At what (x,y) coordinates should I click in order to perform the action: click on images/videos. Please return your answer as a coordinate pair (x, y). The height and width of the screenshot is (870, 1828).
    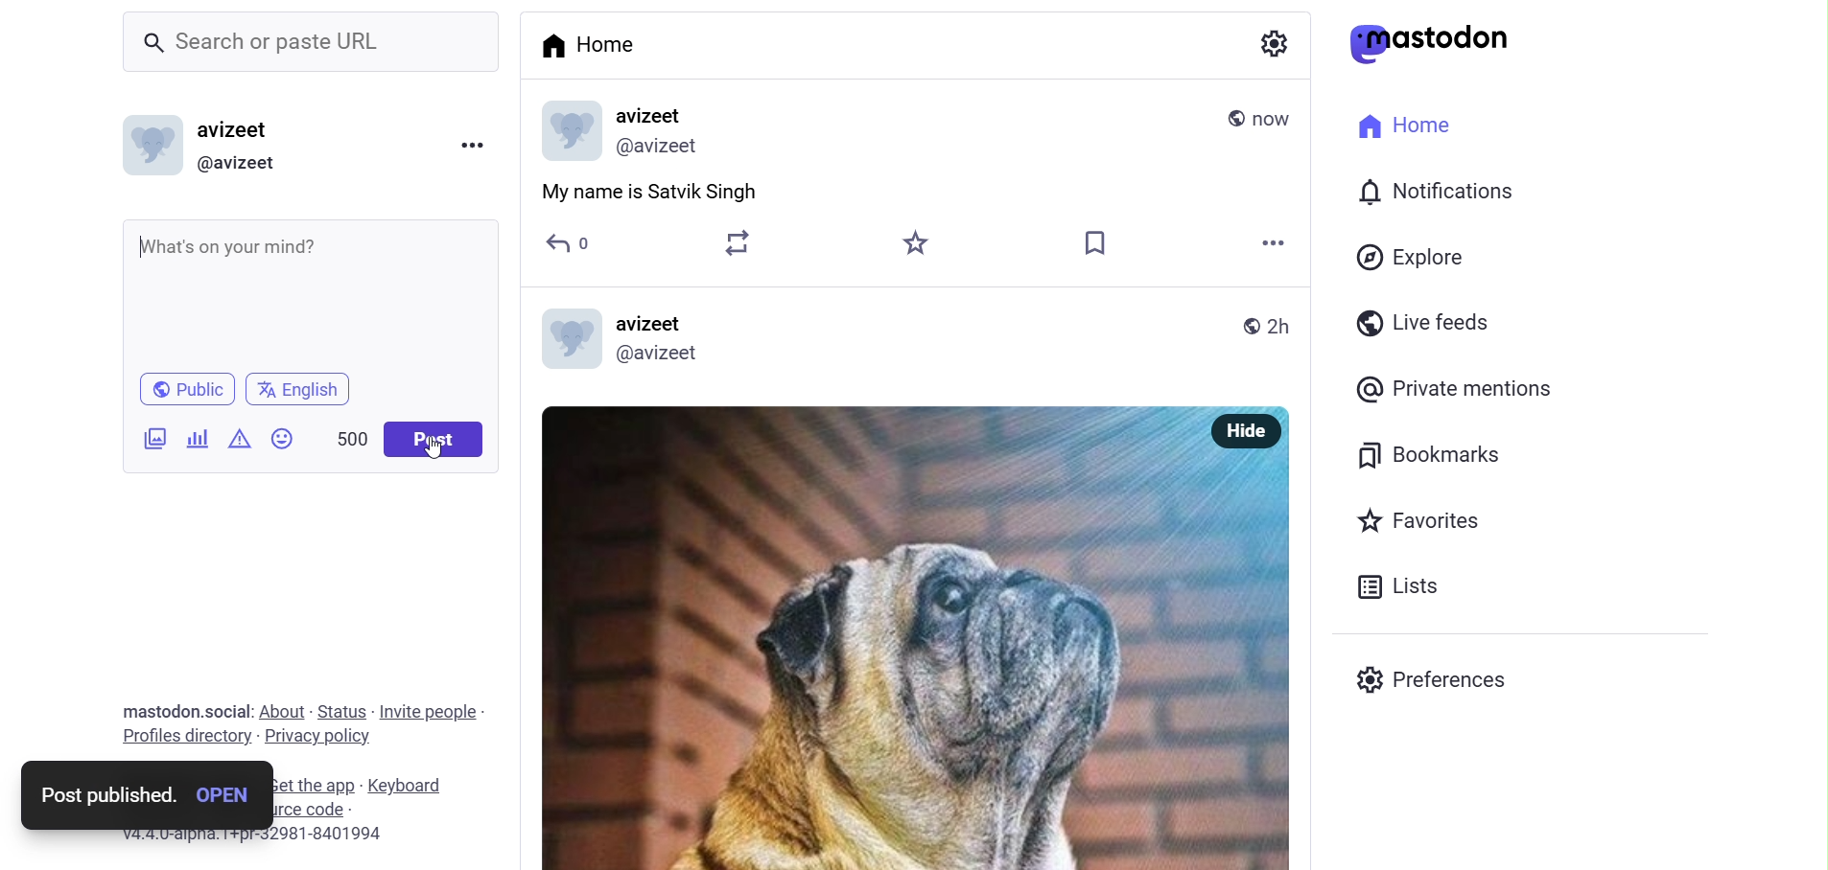
    Looking at the image, I should click on (150, 440).